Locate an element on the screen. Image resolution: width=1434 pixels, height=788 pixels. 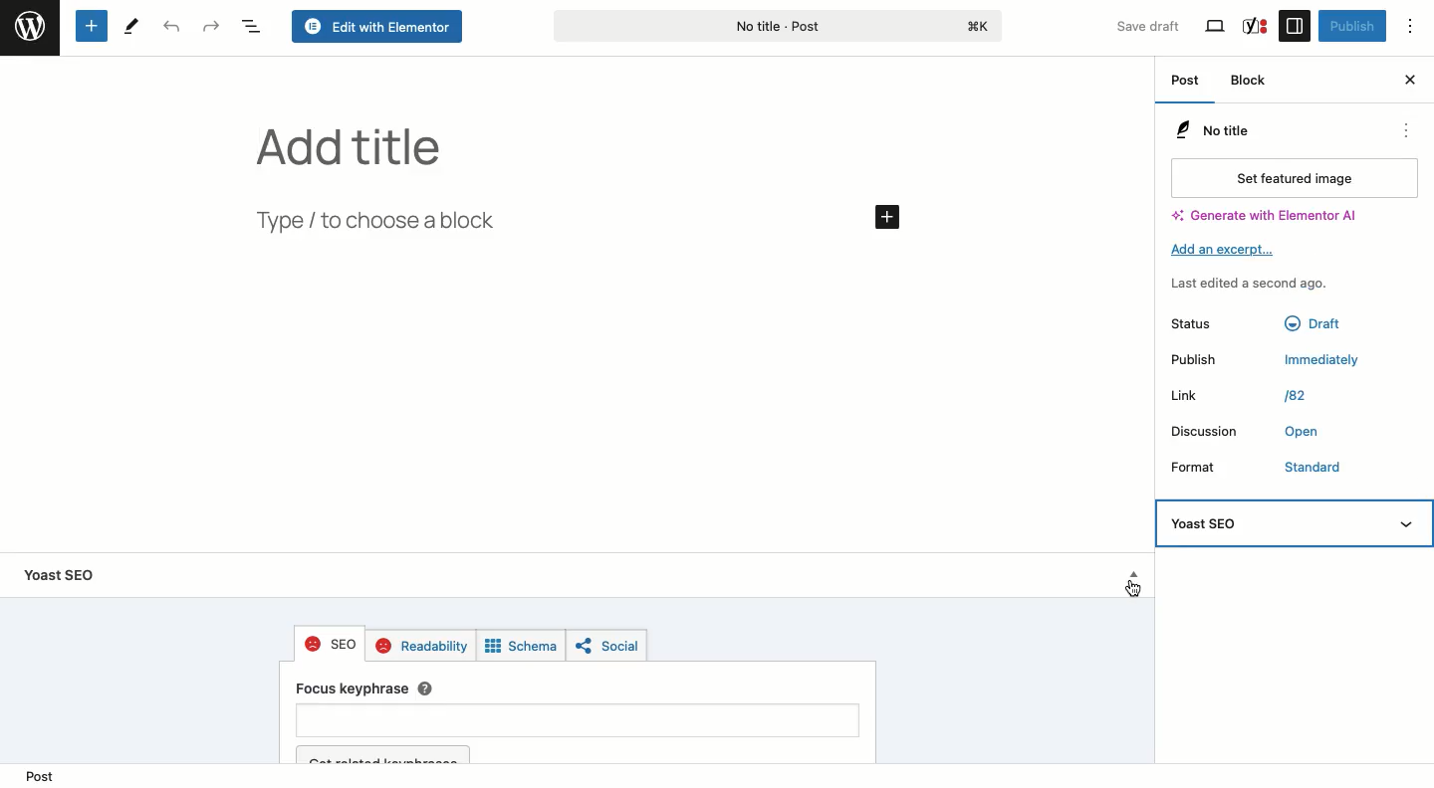
Undo is located at coordinates (169, 28).